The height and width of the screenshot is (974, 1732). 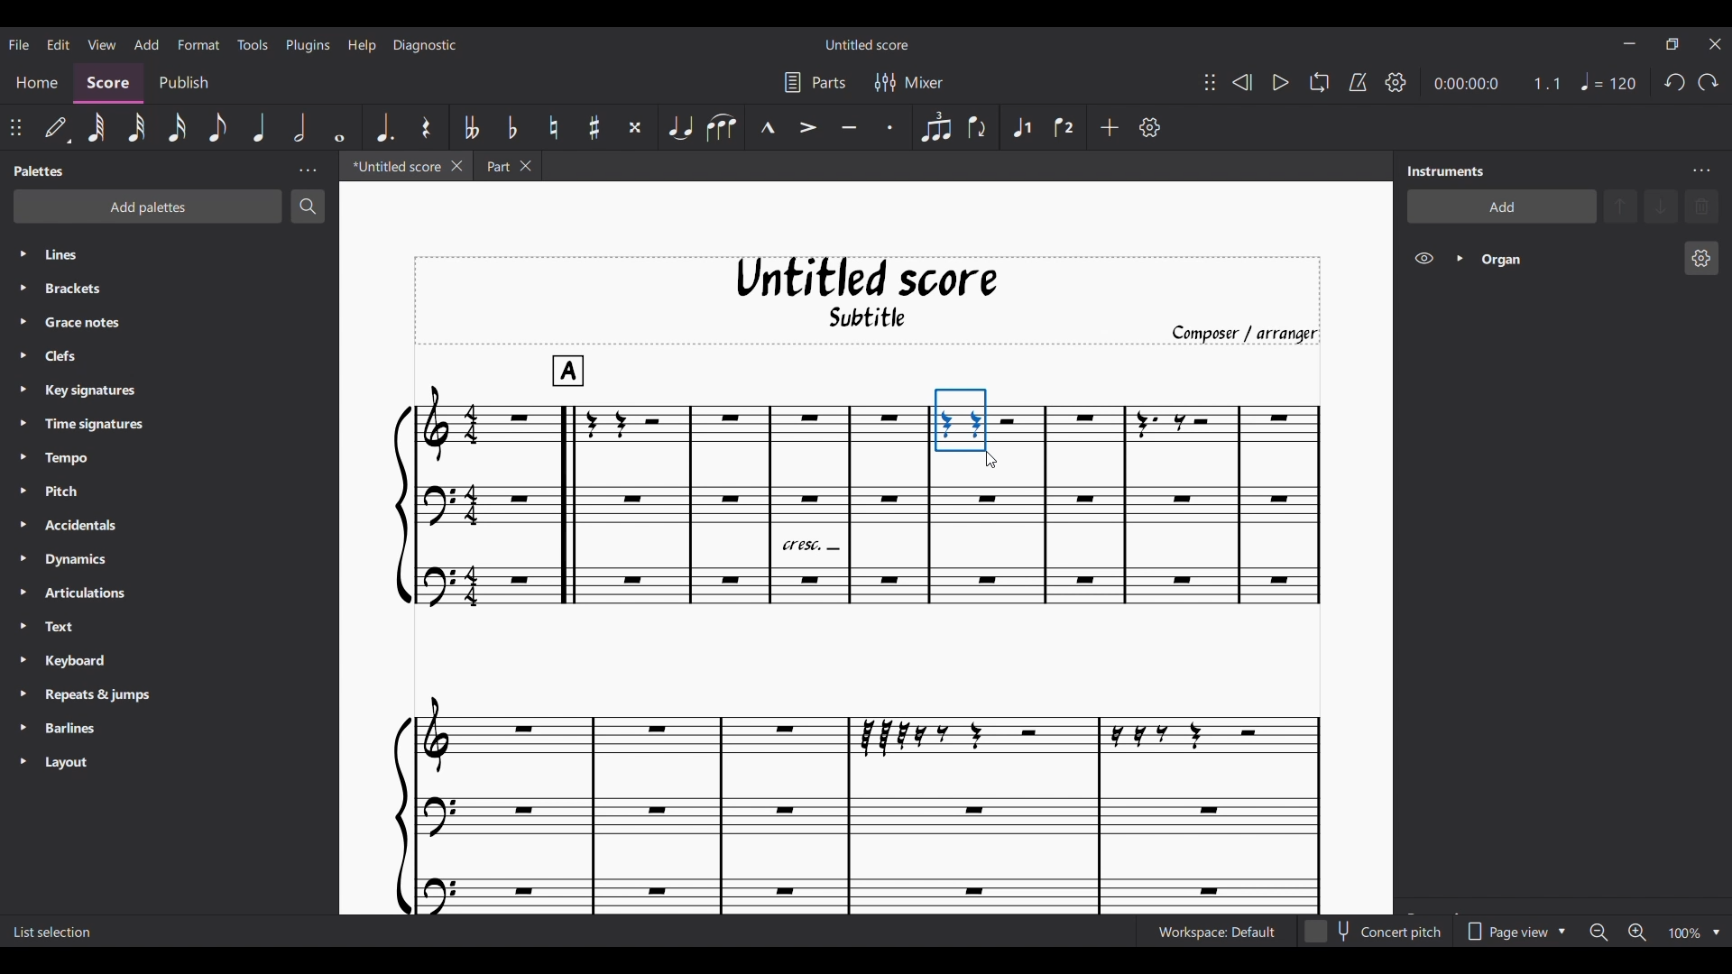 I want to click on Tools menu, so click(x=252, y=43).